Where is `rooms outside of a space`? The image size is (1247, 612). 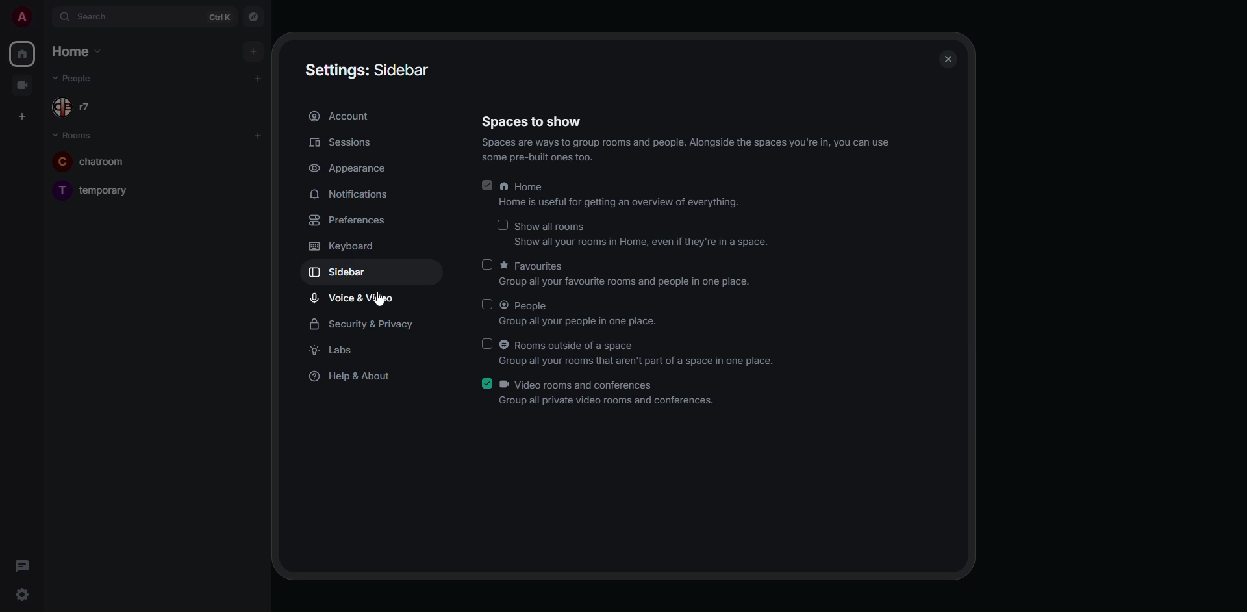
rooms outside of a space is located at coordinates (637, 353).